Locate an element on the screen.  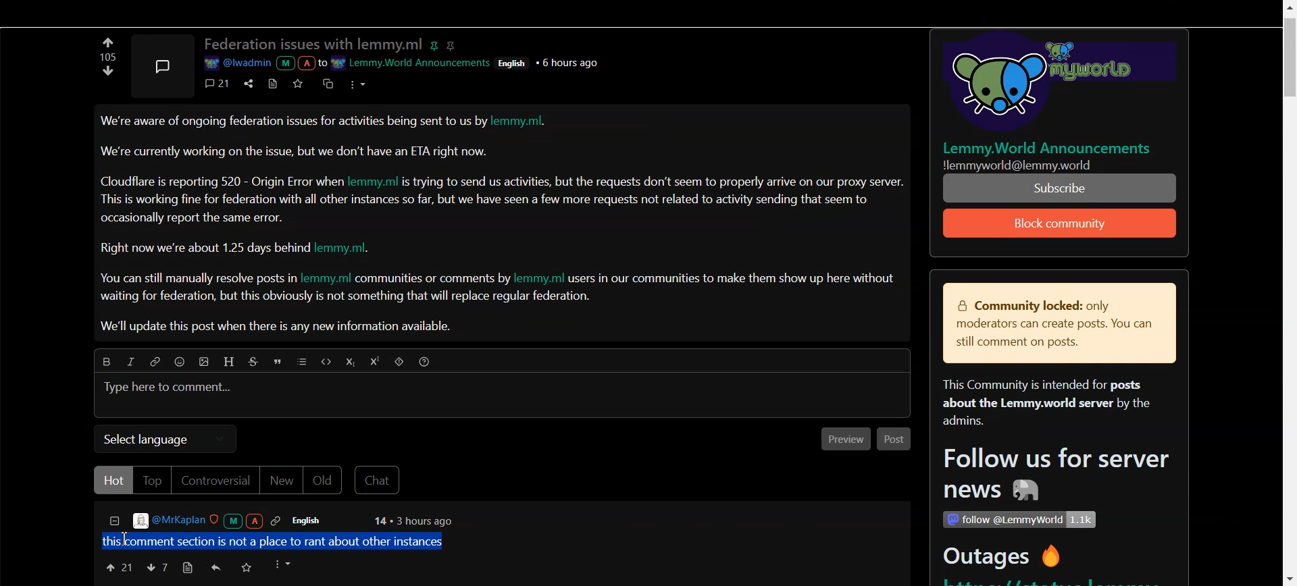
Picture is located at coordinates (161, 63).